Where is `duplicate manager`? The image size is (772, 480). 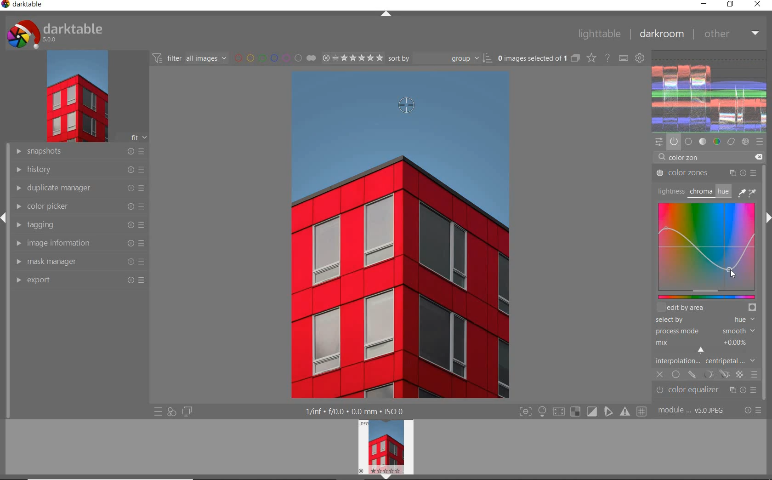
duplicate manager is located at coordinates (77, 189).